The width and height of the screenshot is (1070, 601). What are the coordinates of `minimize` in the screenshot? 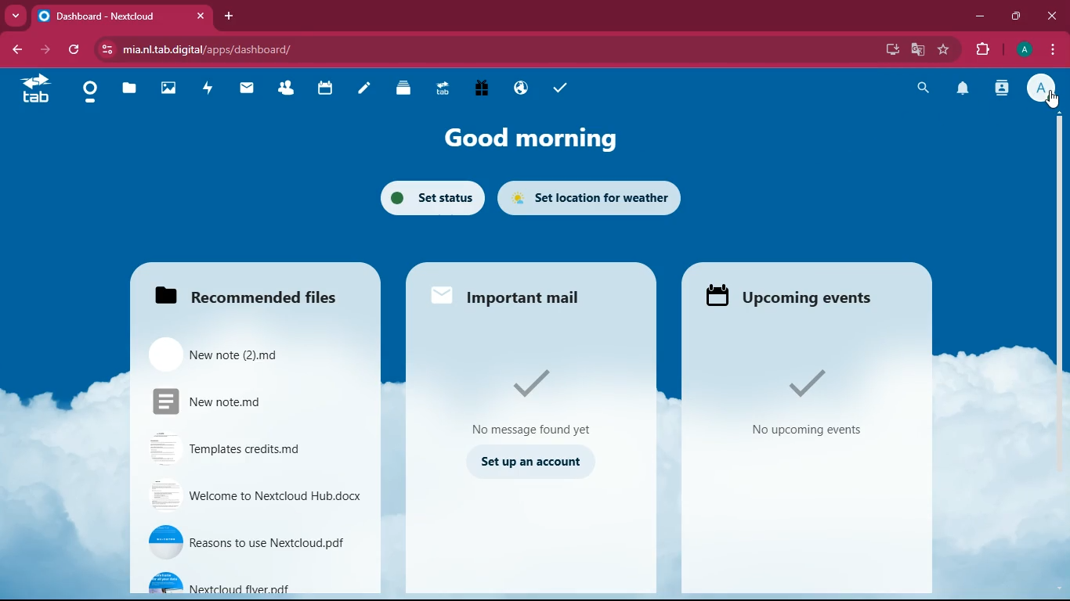 It's located at (980, 17).